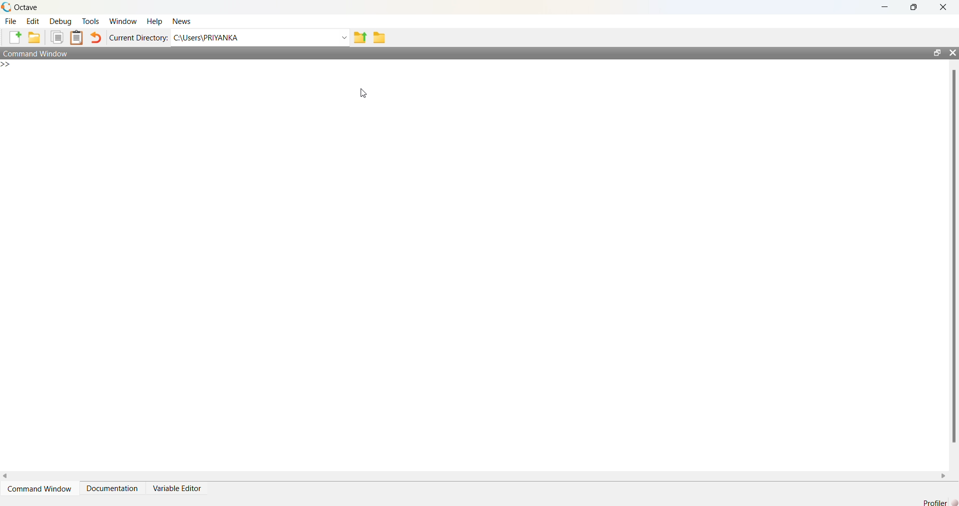  Describe the element at coordinates (476, 476) in the screenshot. I see `horizontal scroll bar` at that location.